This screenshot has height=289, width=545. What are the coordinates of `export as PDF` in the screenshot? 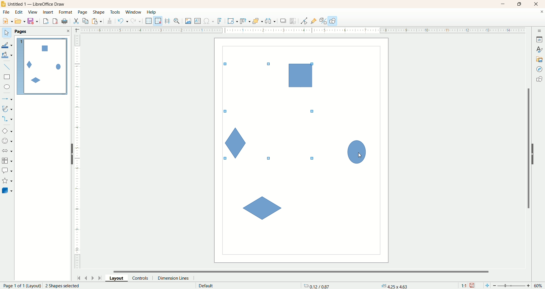 It's located at (65, 22).